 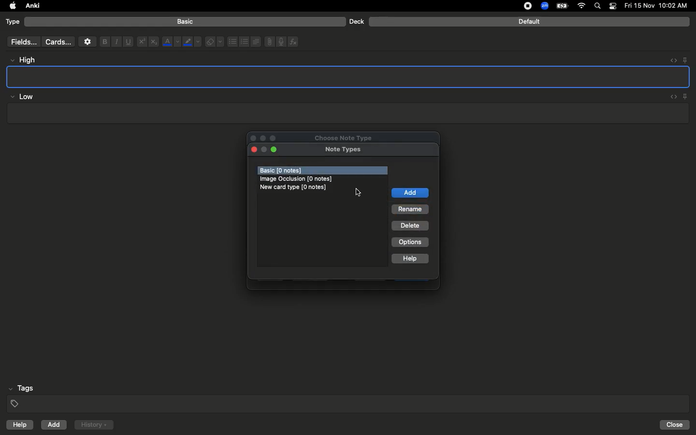 What do you see at coordinates (410, 242) in the screenshot?
I see `Options` at bounding box center [410, 242].